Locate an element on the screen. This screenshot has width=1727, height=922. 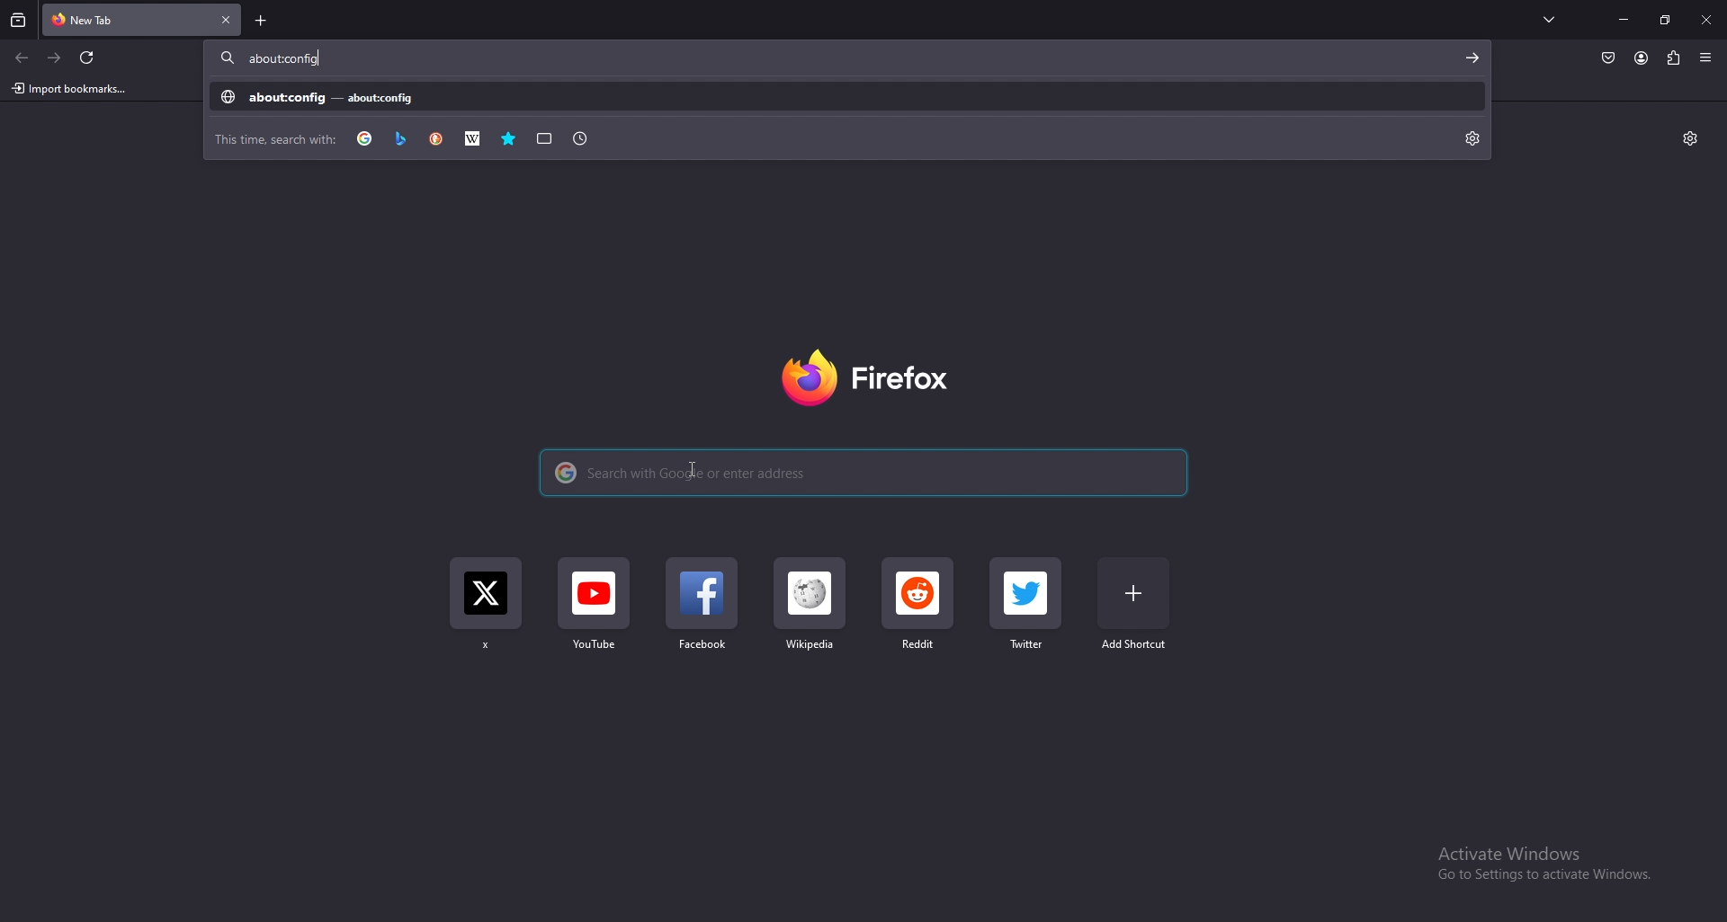
google is located at coordinates (365, 137).